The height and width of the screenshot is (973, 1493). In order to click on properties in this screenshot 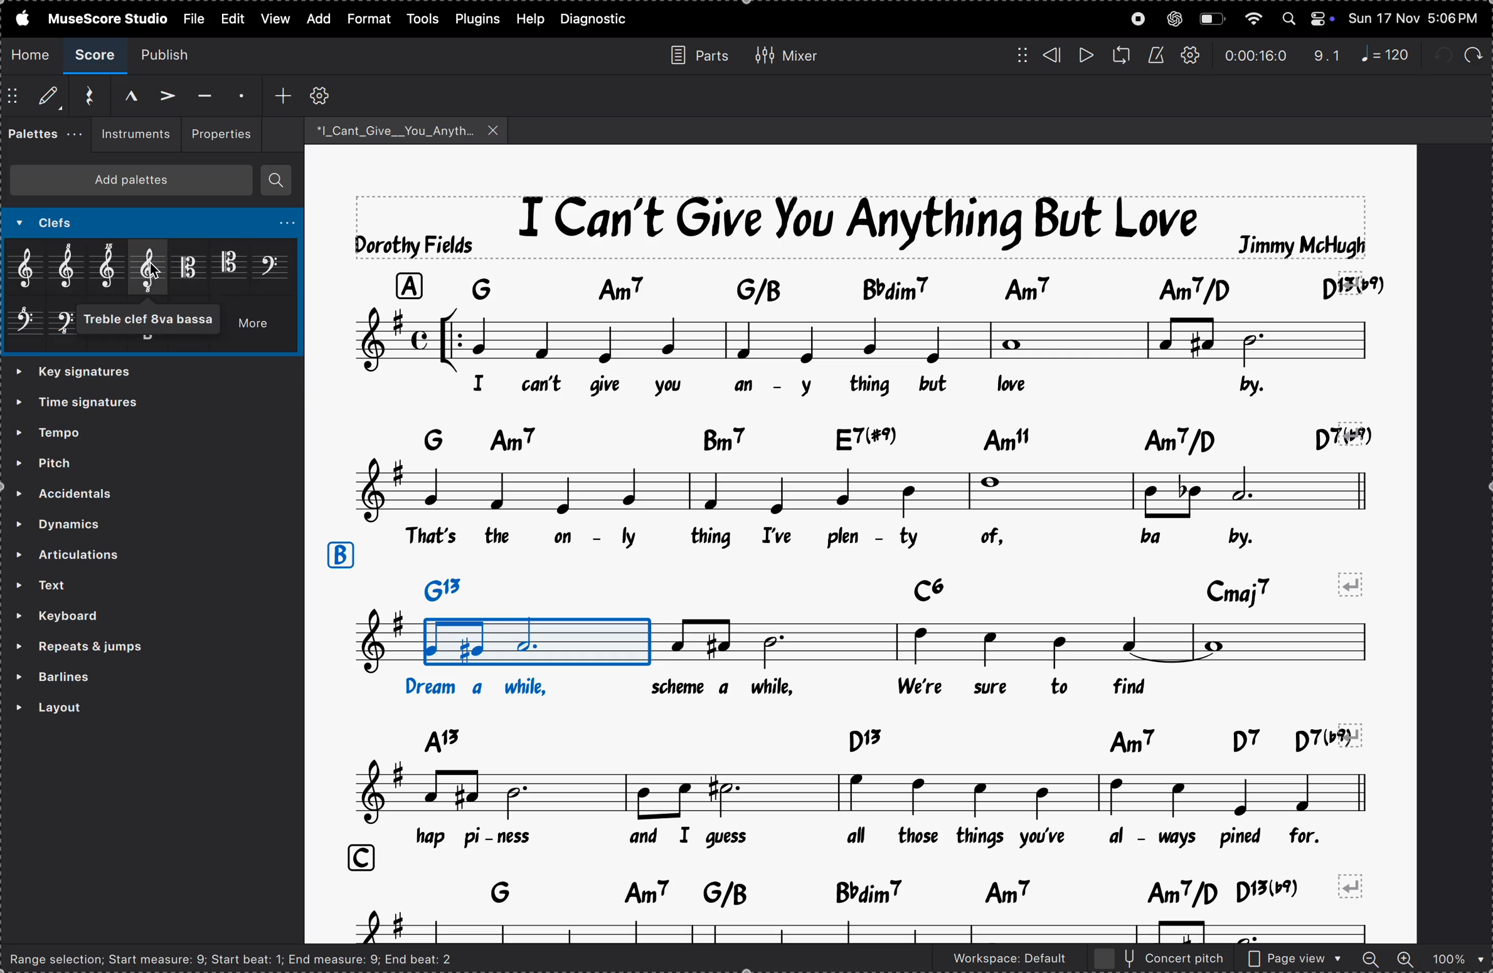, I will do `click(220, 132)`.